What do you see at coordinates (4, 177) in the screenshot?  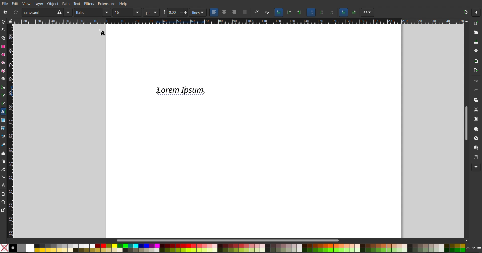 I see `Connection` at bounding box center [4, 177].